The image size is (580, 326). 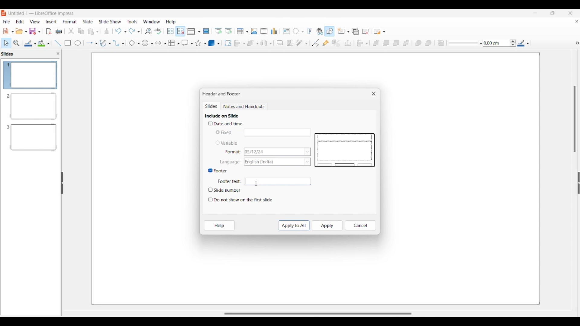 I want to click on Toggle extrusion, so click(x=336, y=43).